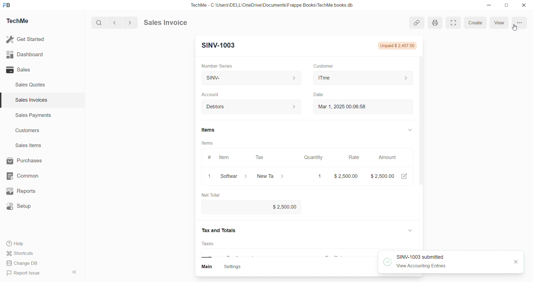 The width and height of the screenshot is (533, 282). I want to click on Sales Payments, so click(31, 116).